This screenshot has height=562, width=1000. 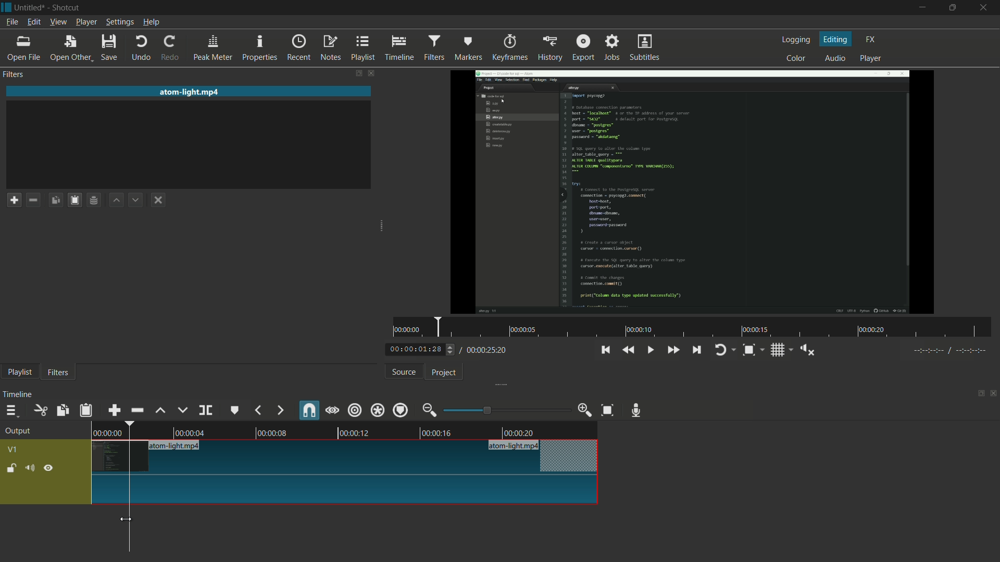 What do you see at coordinates (19, 373) in the screenshot?
I see `playlist` at bounding box center [19, 373].